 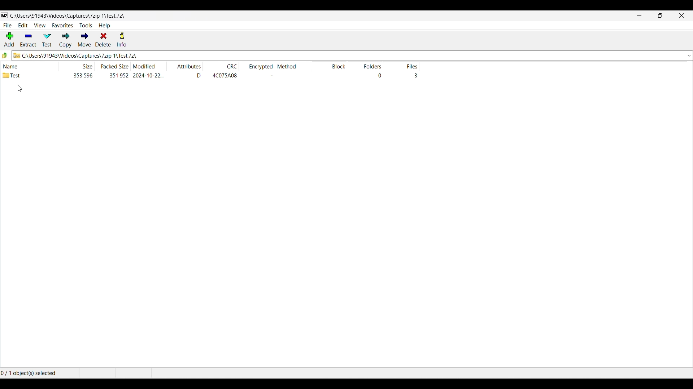 What do you see at coordinates (63, 26) in the screenshot?
I see `Favorites` at bounding box center [63, 26].